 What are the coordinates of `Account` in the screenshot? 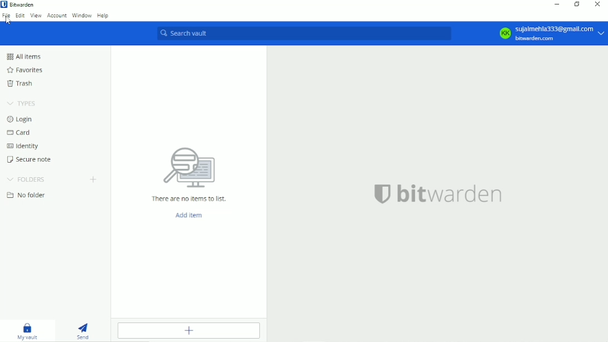 It's located at (552, 34).